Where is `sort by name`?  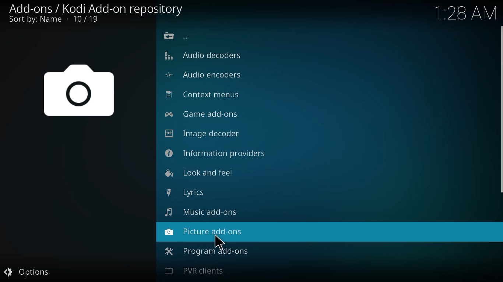 sort by name is located at coordinates (53, 20).